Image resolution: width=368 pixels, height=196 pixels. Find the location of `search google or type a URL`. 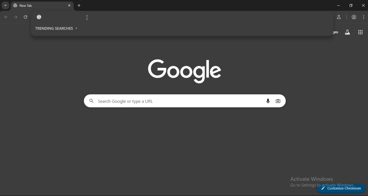

search google or type a URL is located at coordinates (177, 17).